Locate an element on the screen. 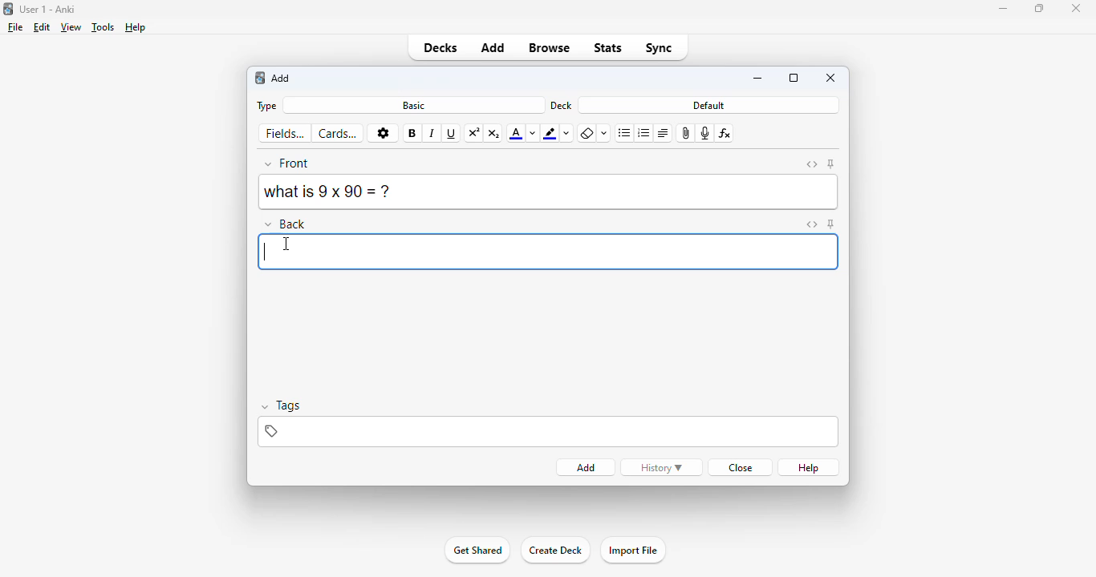  close is located at coordinates (738, 467).